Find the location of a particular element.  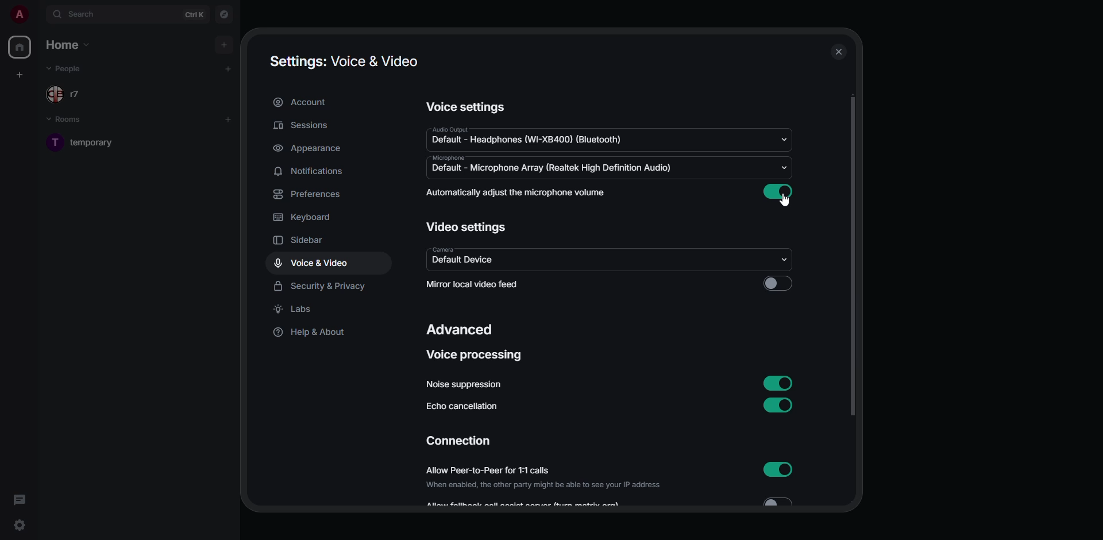

ctrl K is located at coordinates (194, 15).